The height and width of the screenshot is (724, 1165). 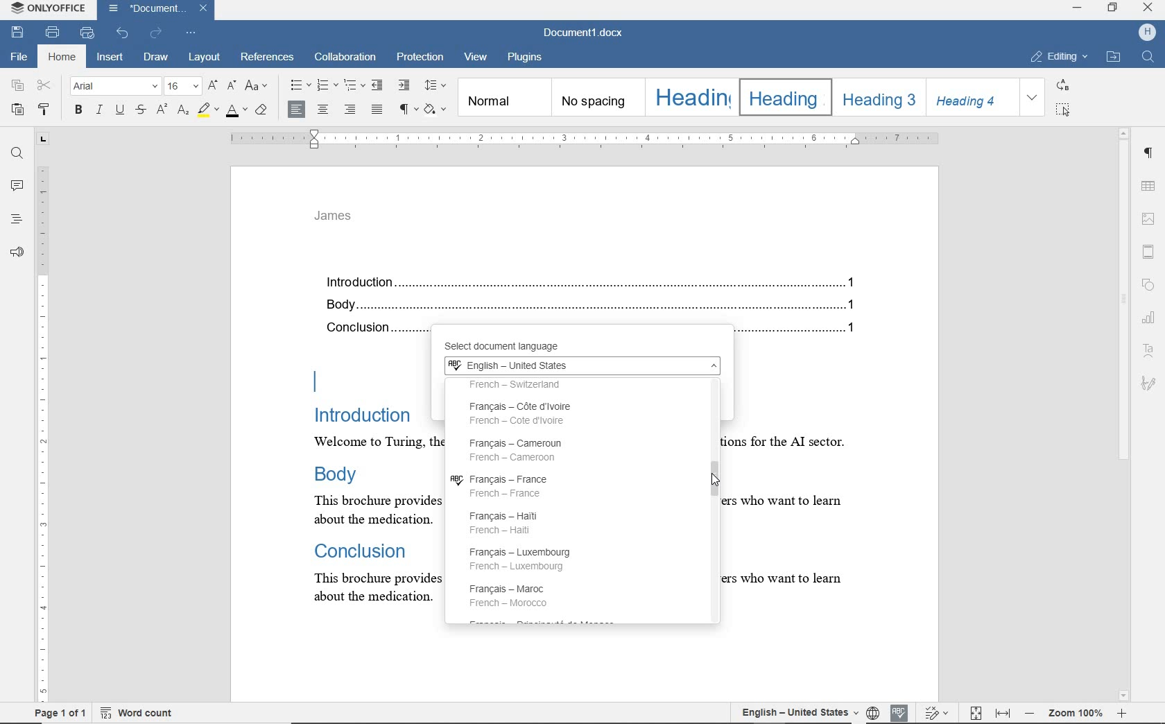 What do you see at coordinates (212, 86) in the screenshot?
I see `increment font size` at bounding box center [212, 86].